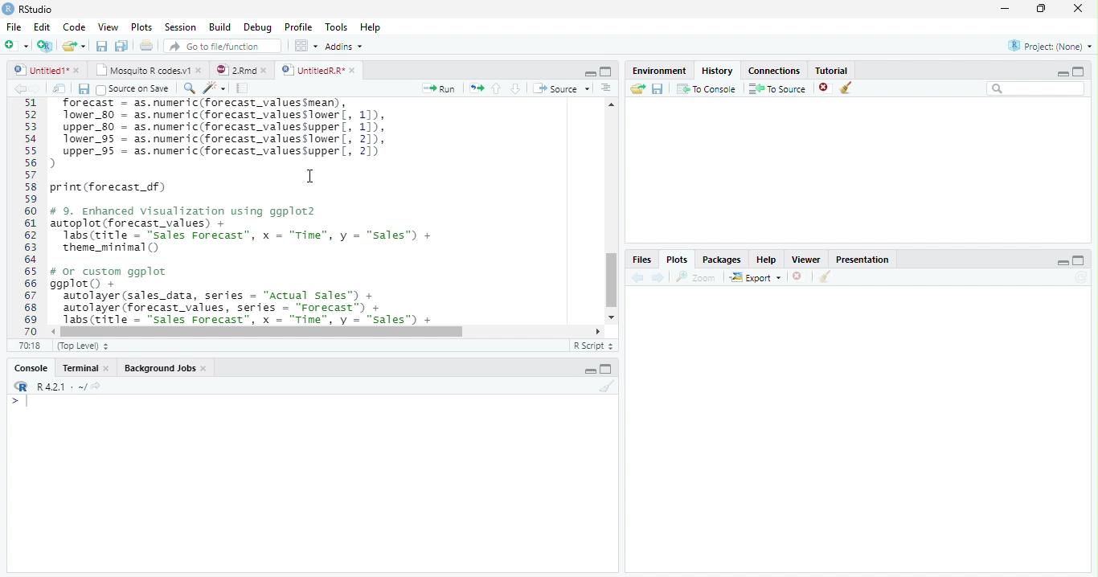 The image size is (1098, 577). What do you see at coordinates (610, 211) in the screenshot?
I see `Scroll ` at bounding box center [610, 211].